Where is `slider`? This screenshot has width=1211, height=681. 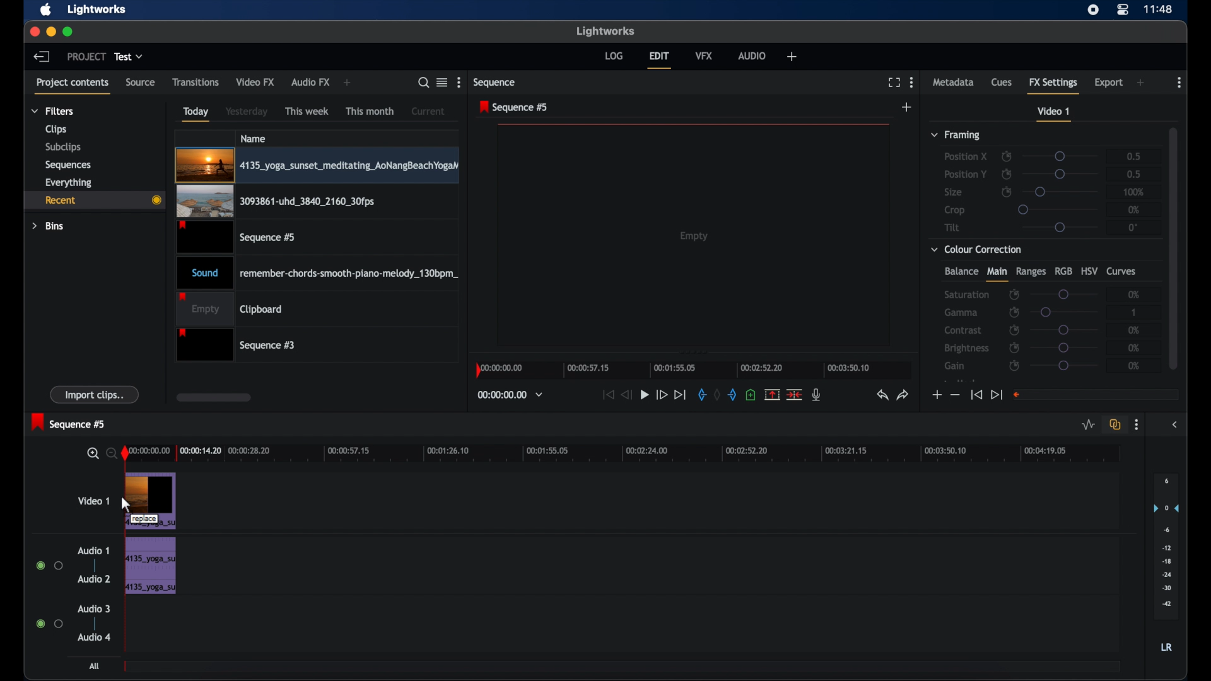 slider is located at coordinates (1059, 156).